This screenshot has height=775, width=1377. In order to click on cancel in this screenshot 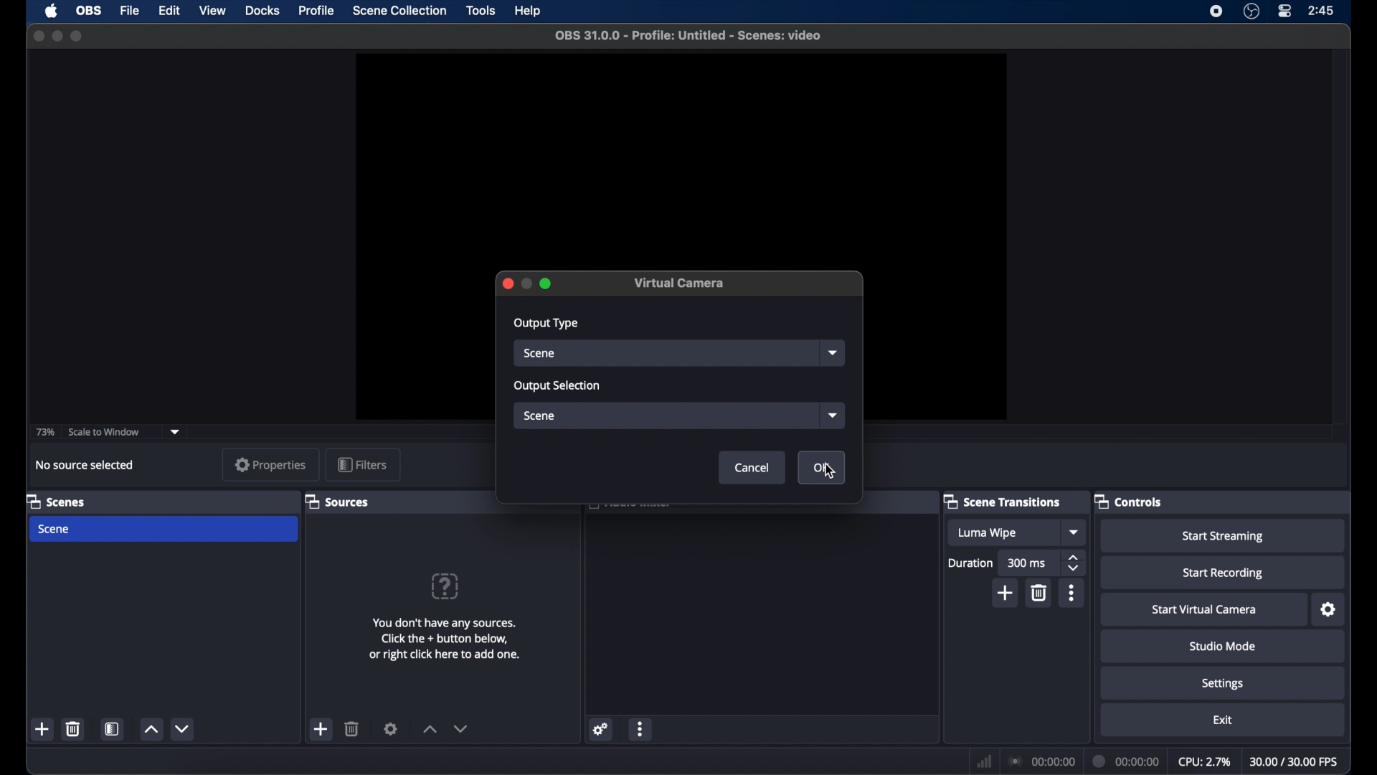, I will do `click(752, 468)`.